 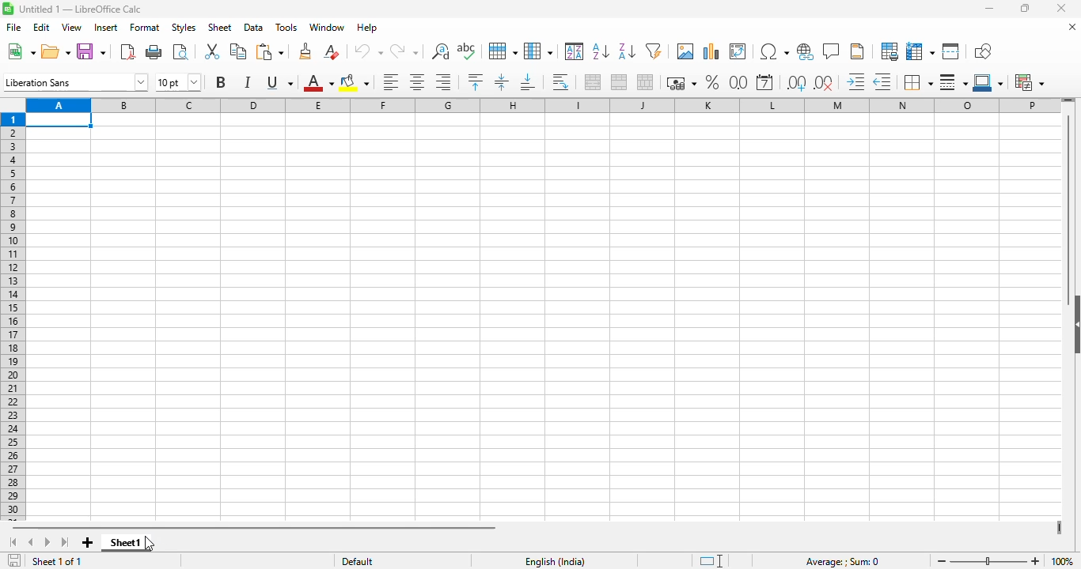 I want to click on sheet1, so click(x=123, y=542).